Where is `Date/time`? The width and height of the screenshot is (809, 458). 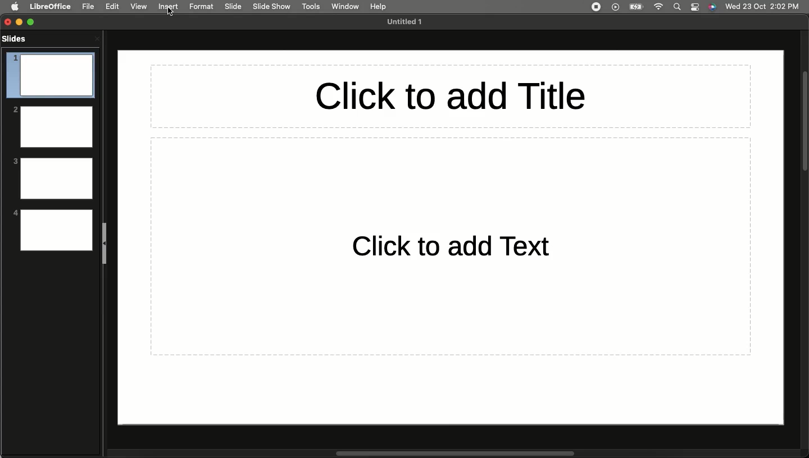
Date/time is located at coordinates (762, 6).